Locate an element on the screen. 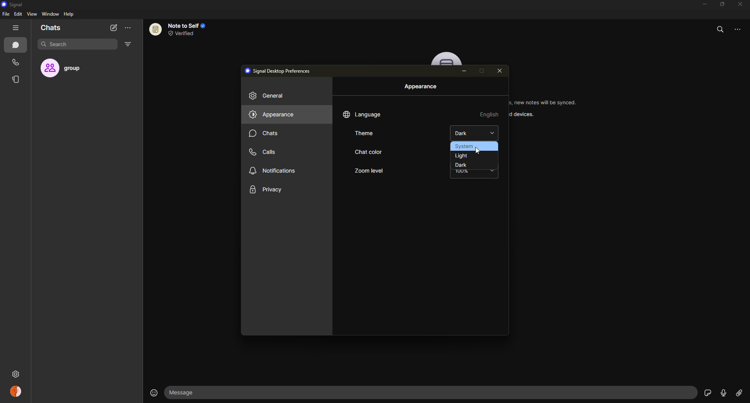 This screenshot has width=750, height=403. record is located at coordinates (721, 392).